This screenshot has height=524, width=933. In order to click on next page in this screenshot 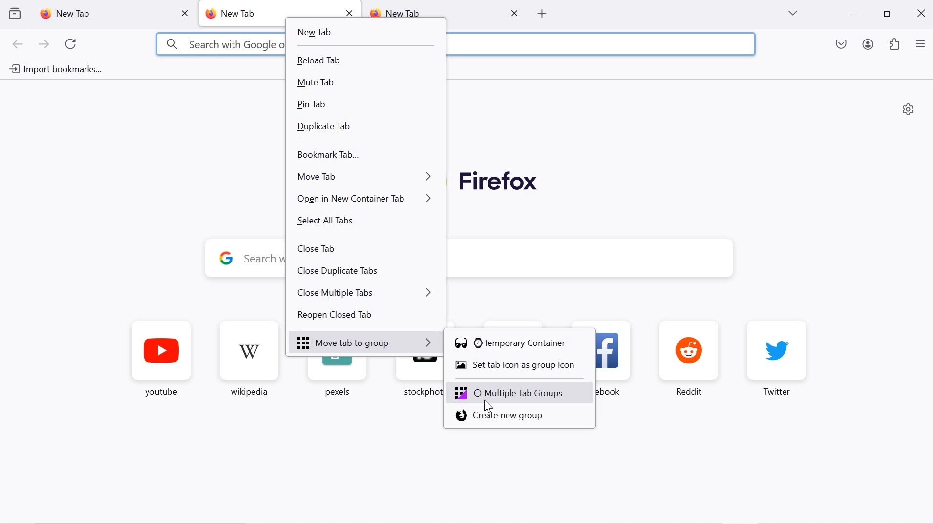, I will do `click(44, 45)`.